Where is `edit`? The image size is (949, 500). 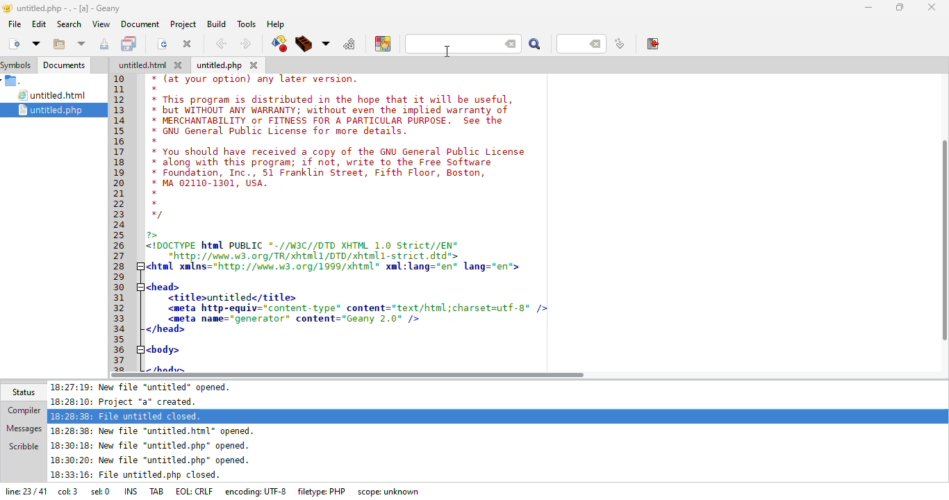
edit is located at coordinates (38, 24).